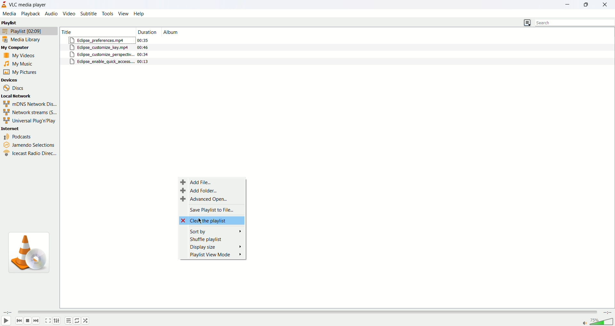 This screenshot has height=326, width=615. What do you see at coordinates (123, 14) in the screenshot?
I see `view` at bounding box center [123, 14].